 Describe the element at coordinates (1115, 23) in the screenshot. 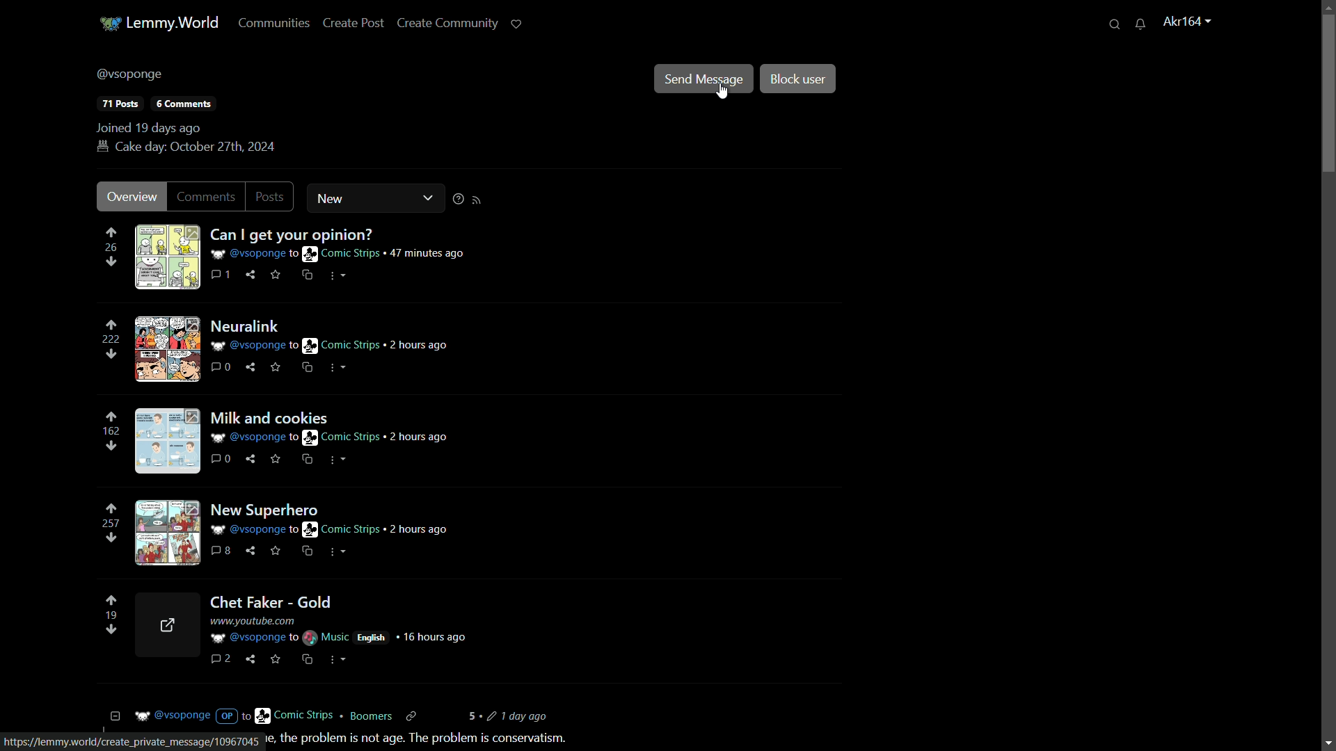

I see `search` at that location.